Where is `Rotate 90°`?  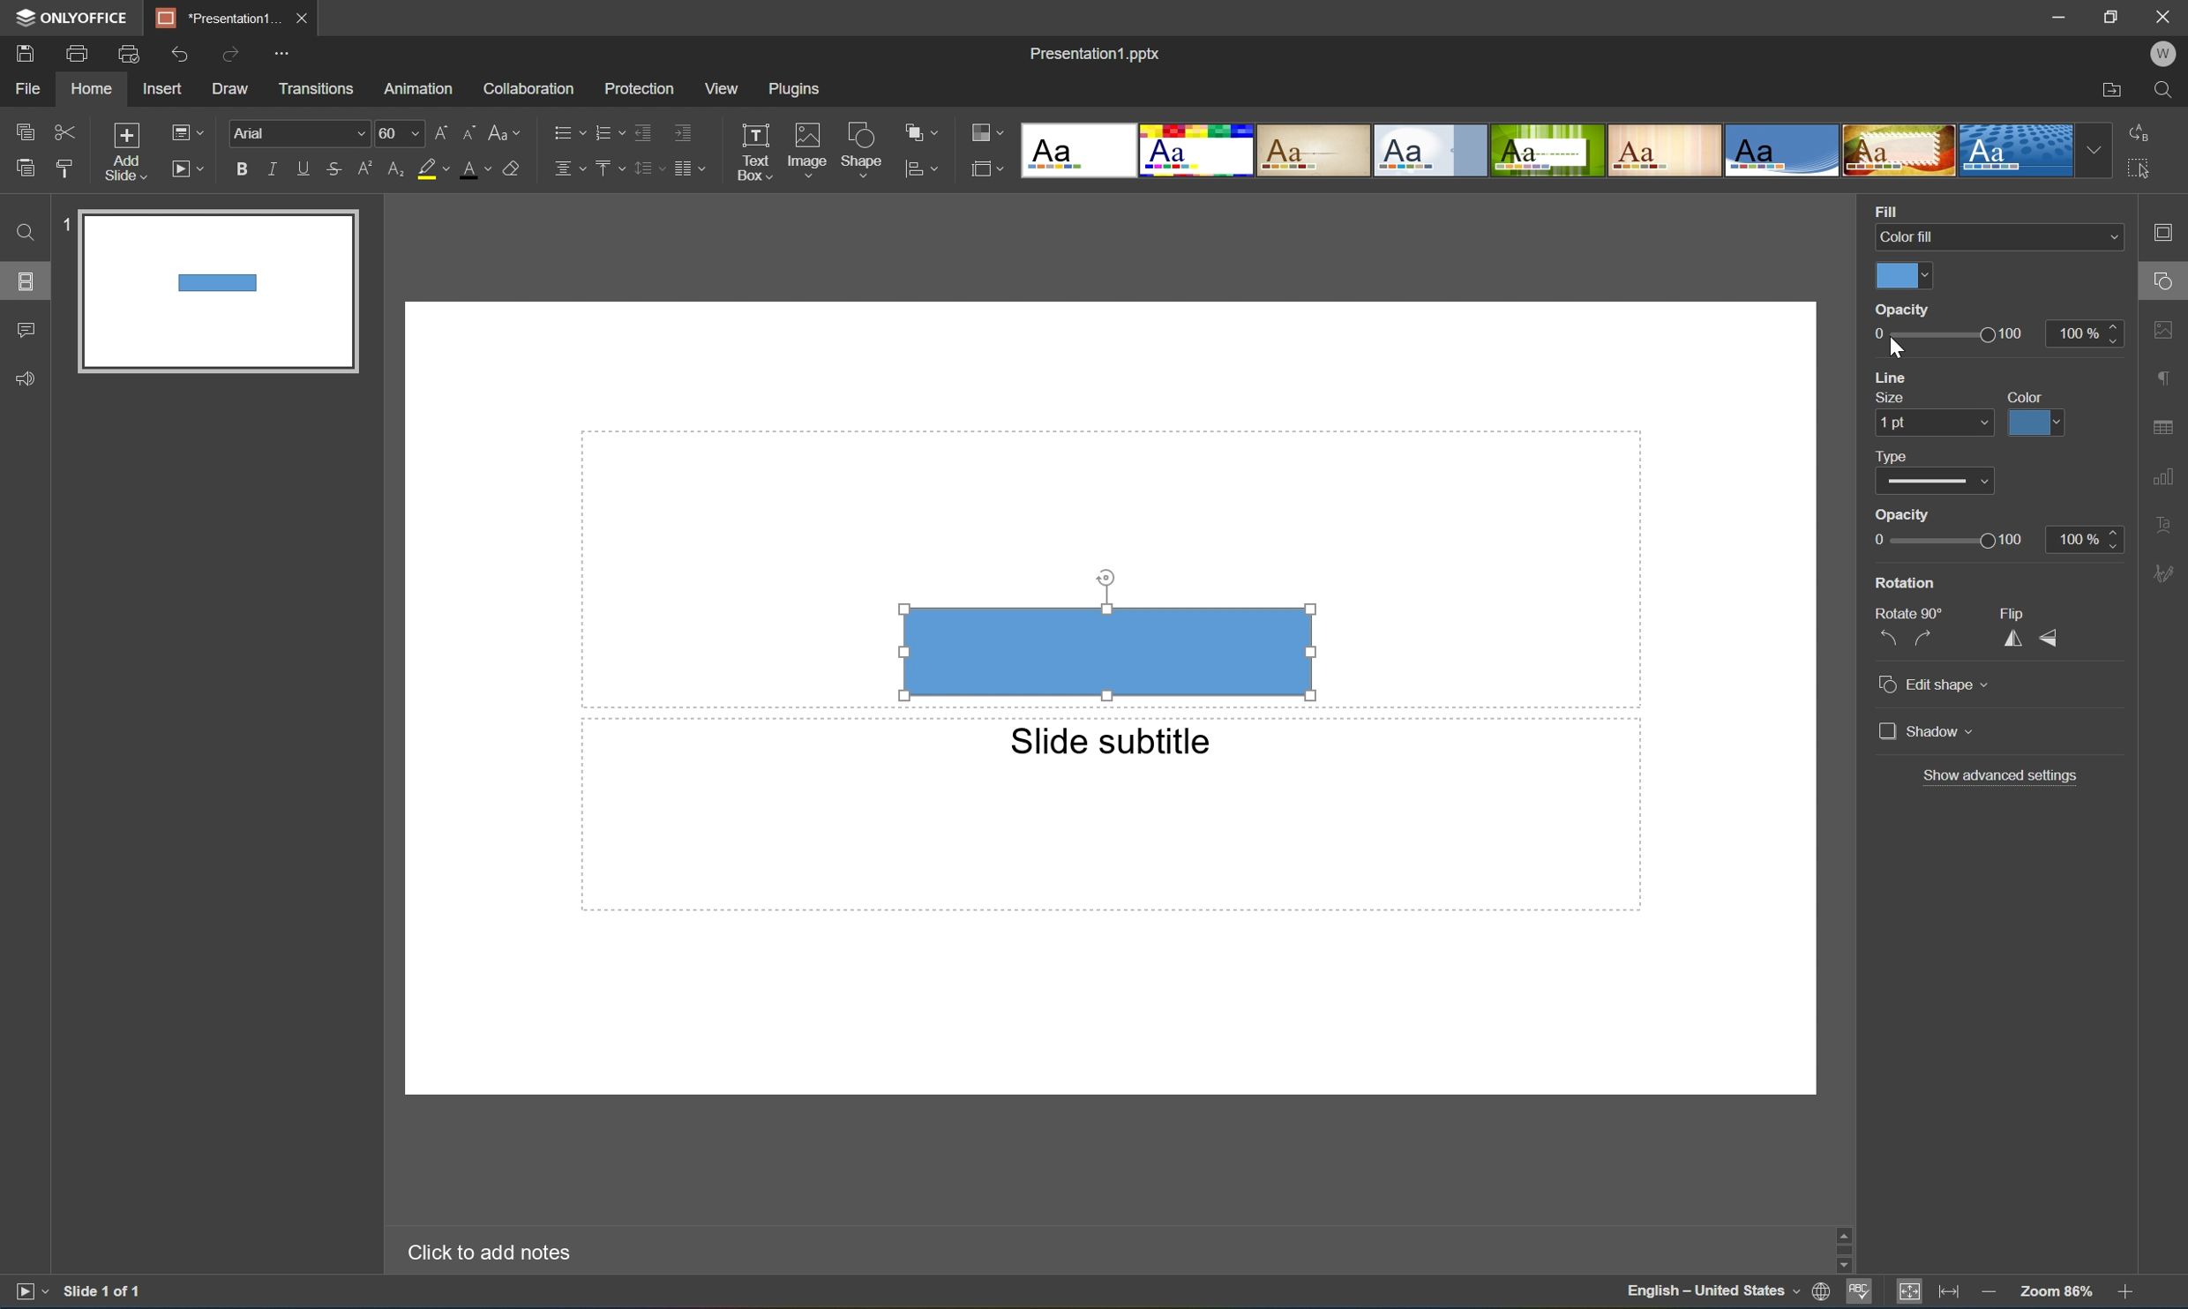 Rotate 90° is located at coordinates (1907, 610).